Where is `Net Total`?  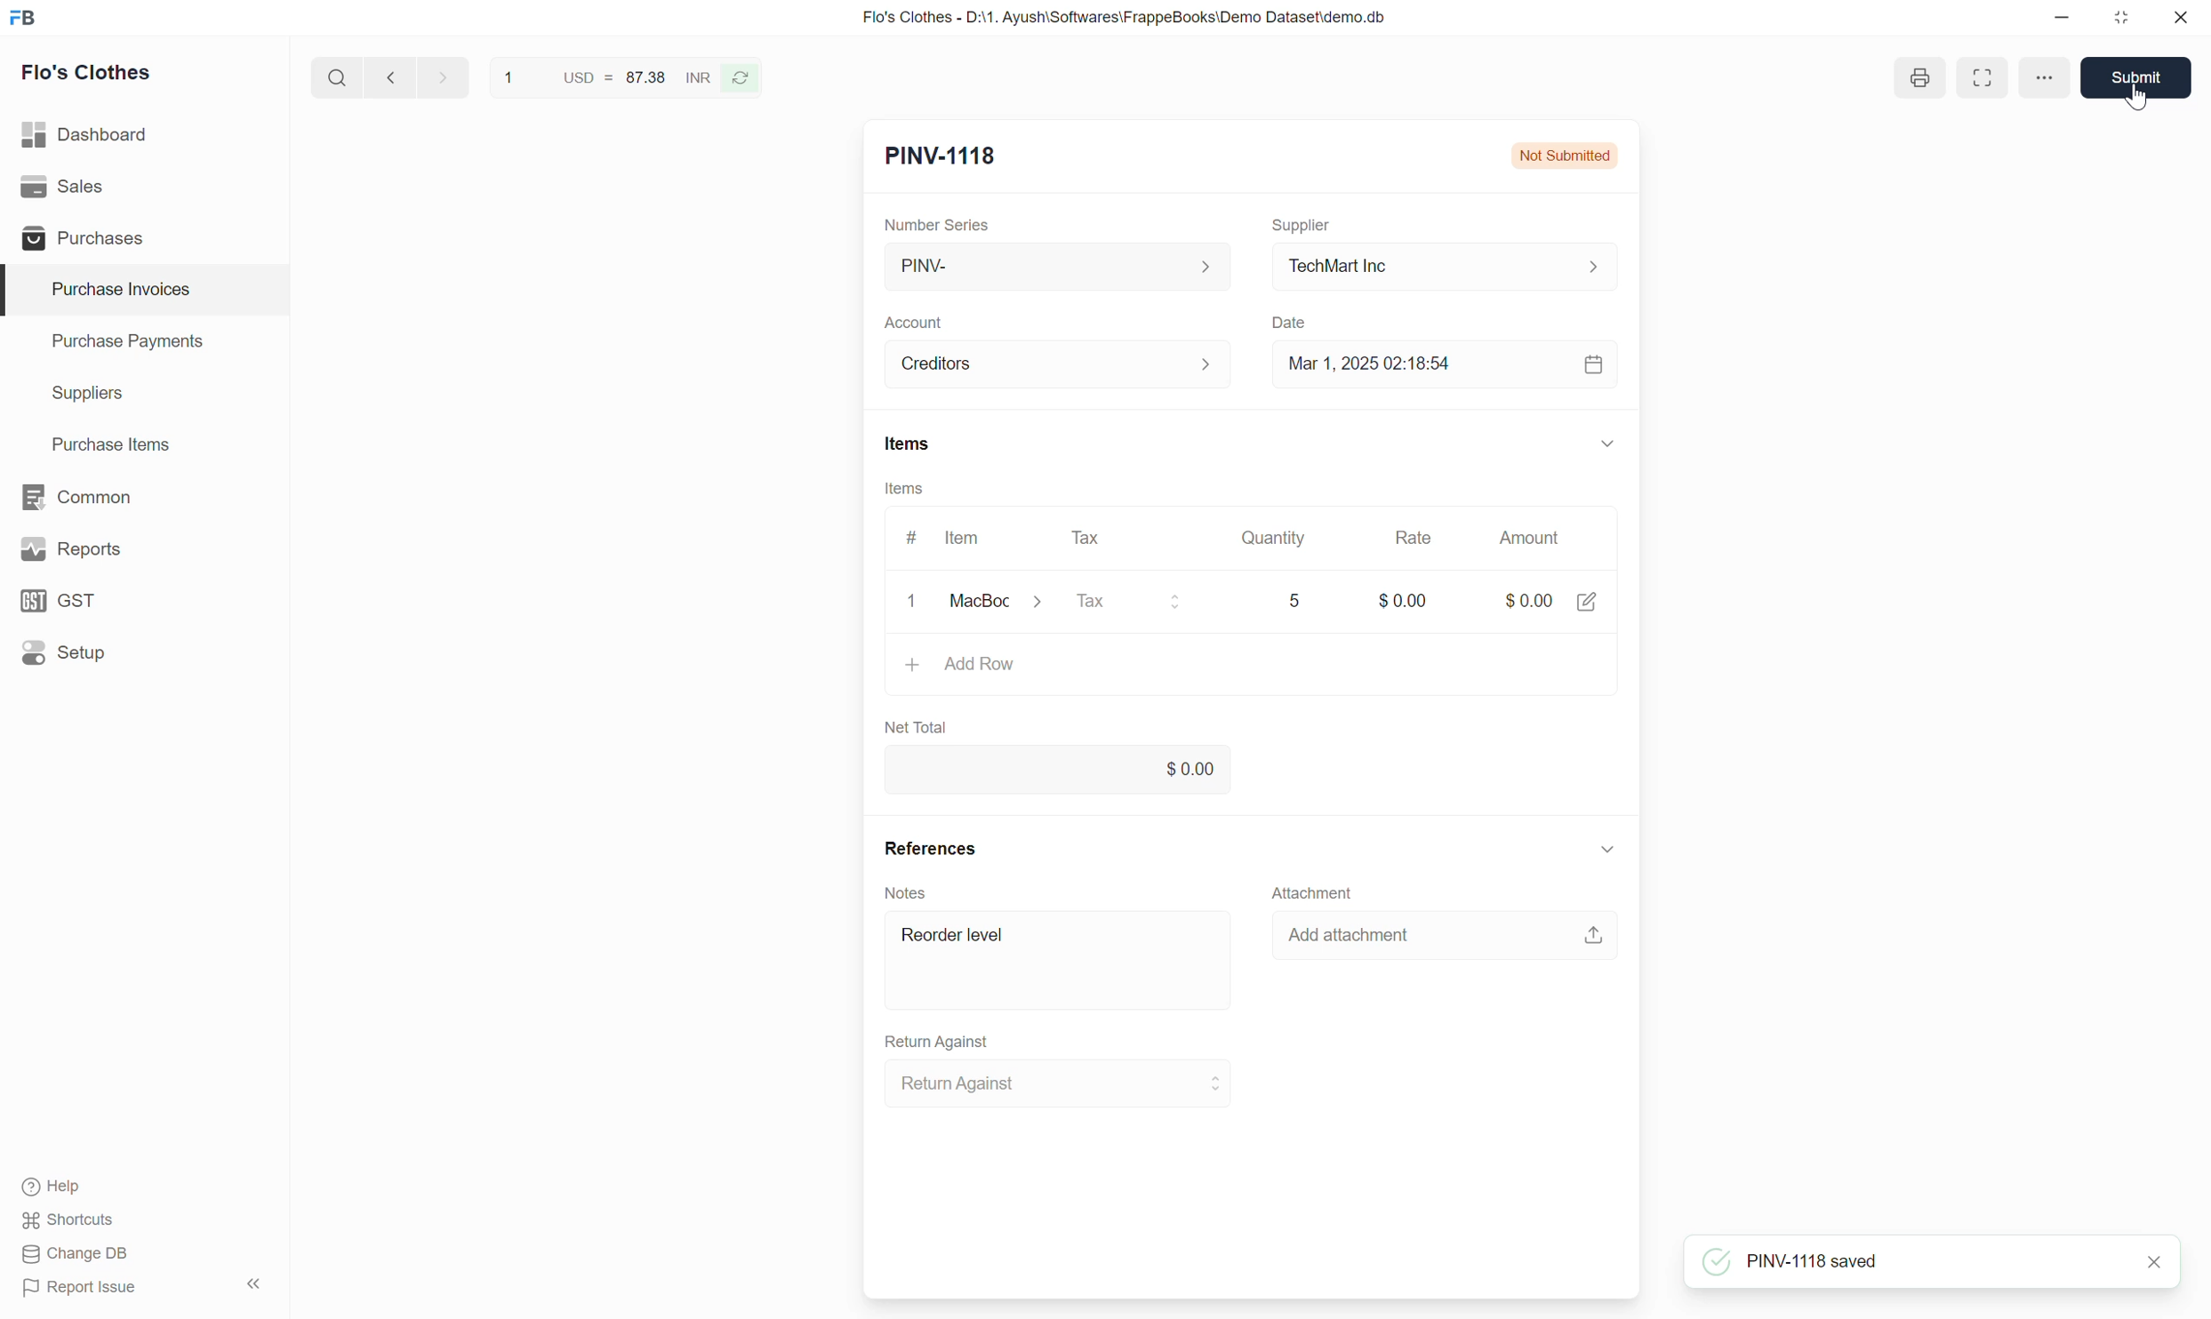
Net Total is located at coordinates (917, 728).